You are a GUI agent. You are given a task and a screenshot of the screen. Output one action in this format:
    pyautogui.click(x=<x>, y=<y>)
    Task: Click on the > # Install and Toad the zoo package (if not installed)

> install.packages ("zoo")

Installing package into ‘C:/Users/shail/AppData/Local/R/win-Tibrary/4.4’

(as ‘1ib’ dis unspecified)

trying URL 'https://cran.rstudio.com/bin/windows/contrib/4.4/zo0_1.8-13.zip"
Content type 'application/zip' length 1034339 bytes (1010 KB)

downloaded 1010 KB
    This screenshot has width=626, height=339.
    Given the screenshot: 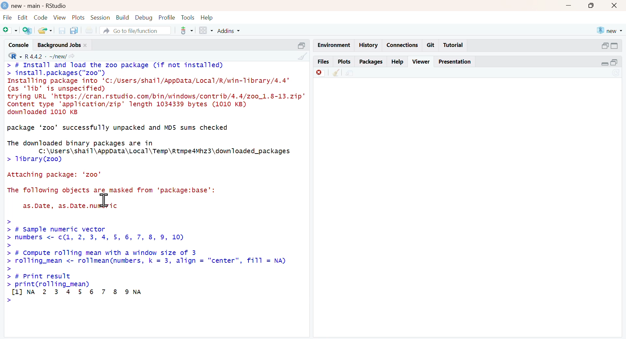 What is the action you would take?
    pyautogui.click(x=156, y=89)
    